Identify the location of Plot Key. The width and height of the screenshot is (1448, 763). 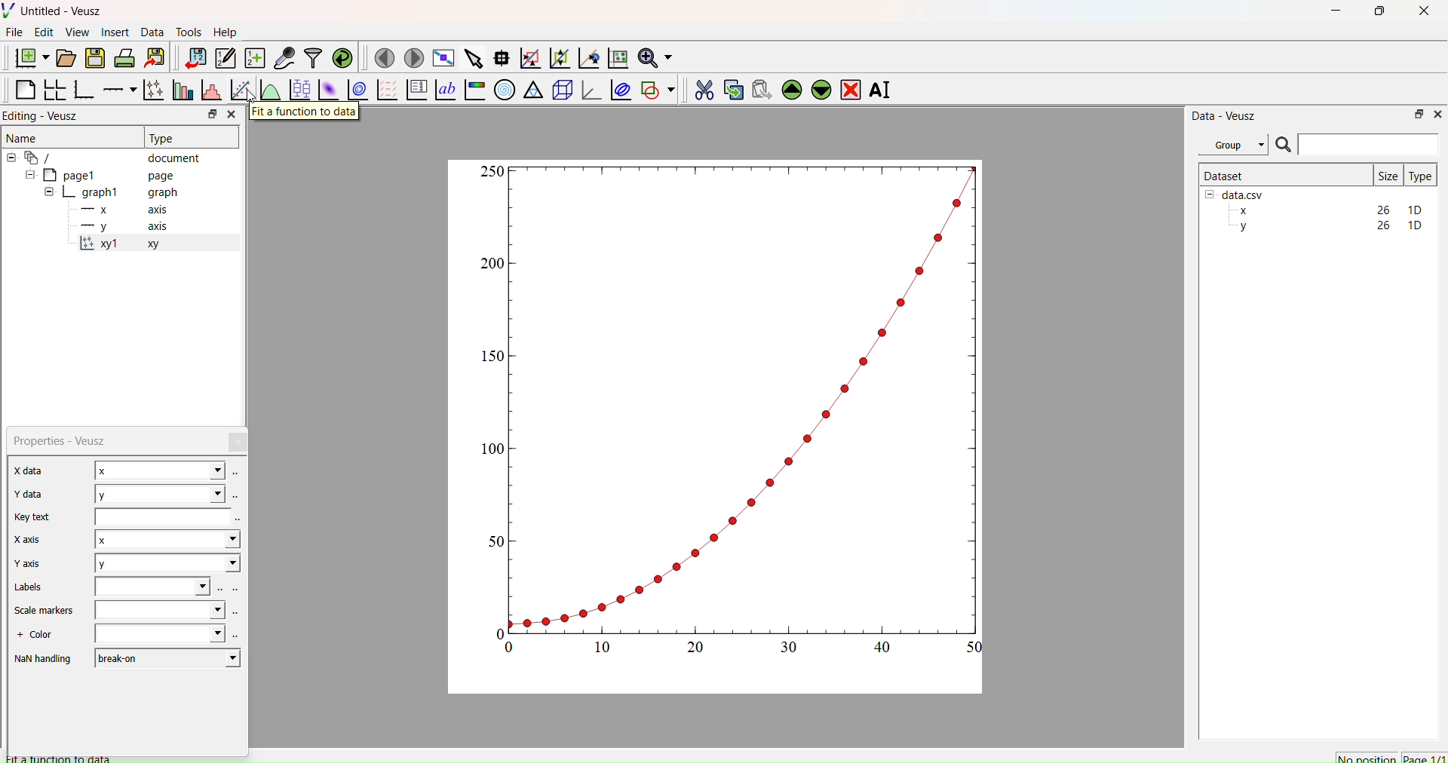
(416, 90).